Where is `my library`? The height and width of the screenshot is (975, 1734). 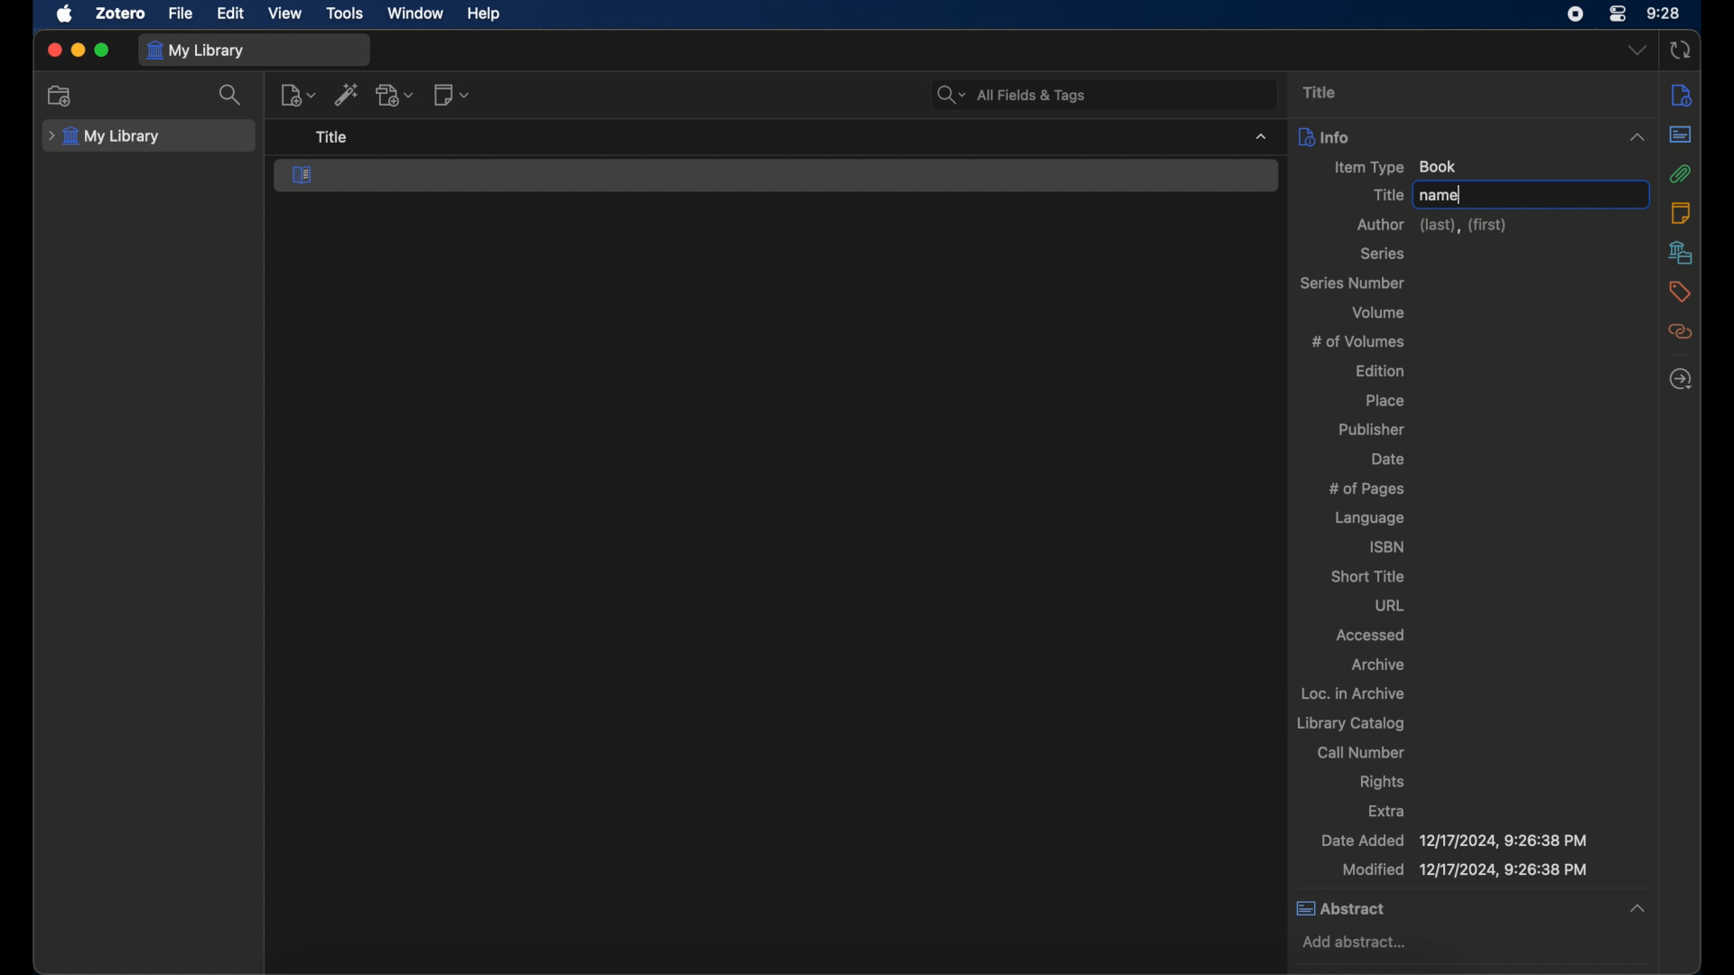 my library is located at coordinates (107, 136).